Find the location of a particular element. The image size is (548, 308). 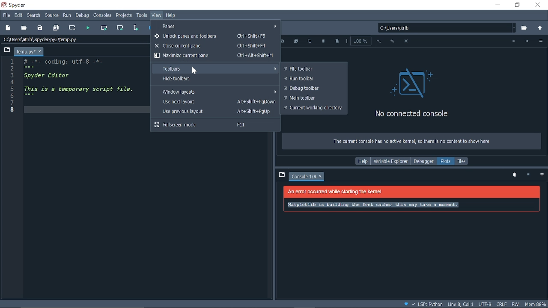

Run current cell is located at coordinates (105, 28).